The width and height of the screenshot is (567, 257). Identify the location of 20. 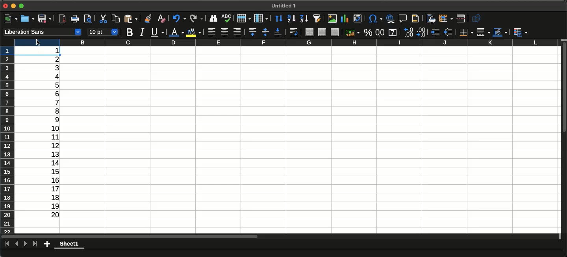
(52, 215).